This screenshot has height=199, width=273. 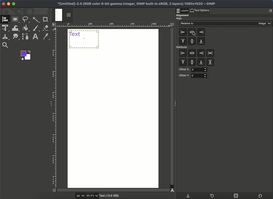 I want to click on Distribute vertical centers, so click(x=192, y=63).